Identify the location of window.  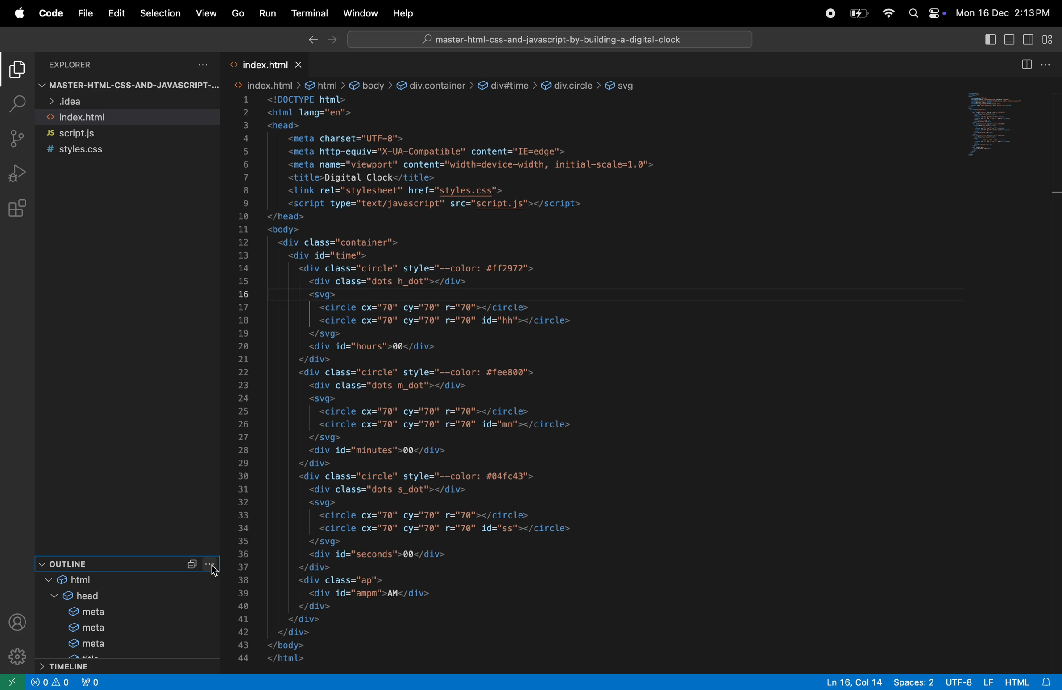
(359, 13).